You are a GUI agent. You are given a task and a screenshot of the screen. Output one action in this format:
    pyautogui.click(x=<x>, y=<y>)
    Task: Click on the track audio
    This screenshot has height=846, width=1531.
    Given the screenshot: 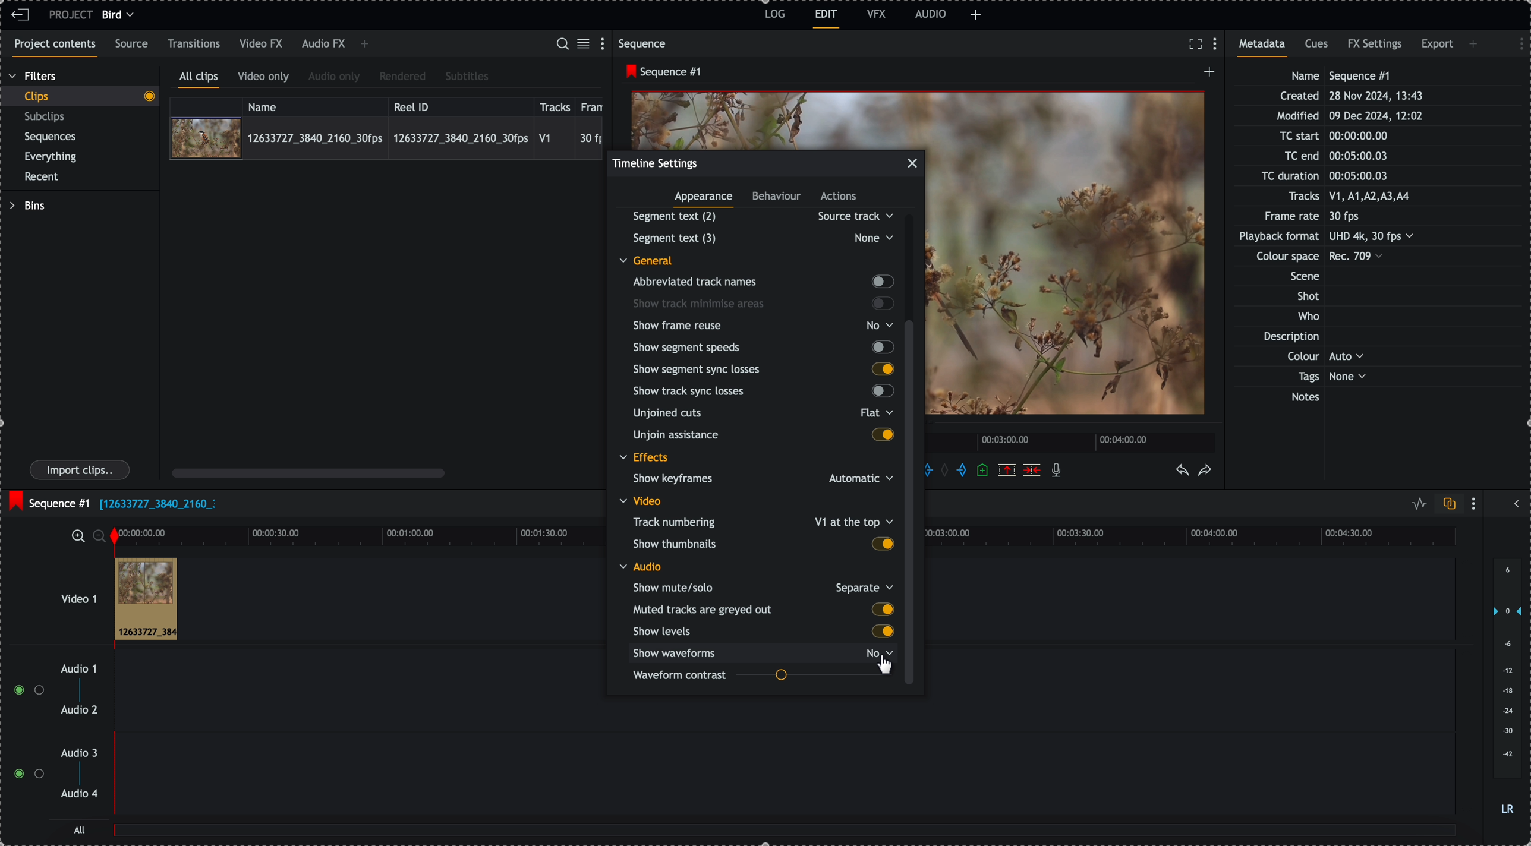 What is the action you would take?
    pyautogui.click(x=783, y=781)
    